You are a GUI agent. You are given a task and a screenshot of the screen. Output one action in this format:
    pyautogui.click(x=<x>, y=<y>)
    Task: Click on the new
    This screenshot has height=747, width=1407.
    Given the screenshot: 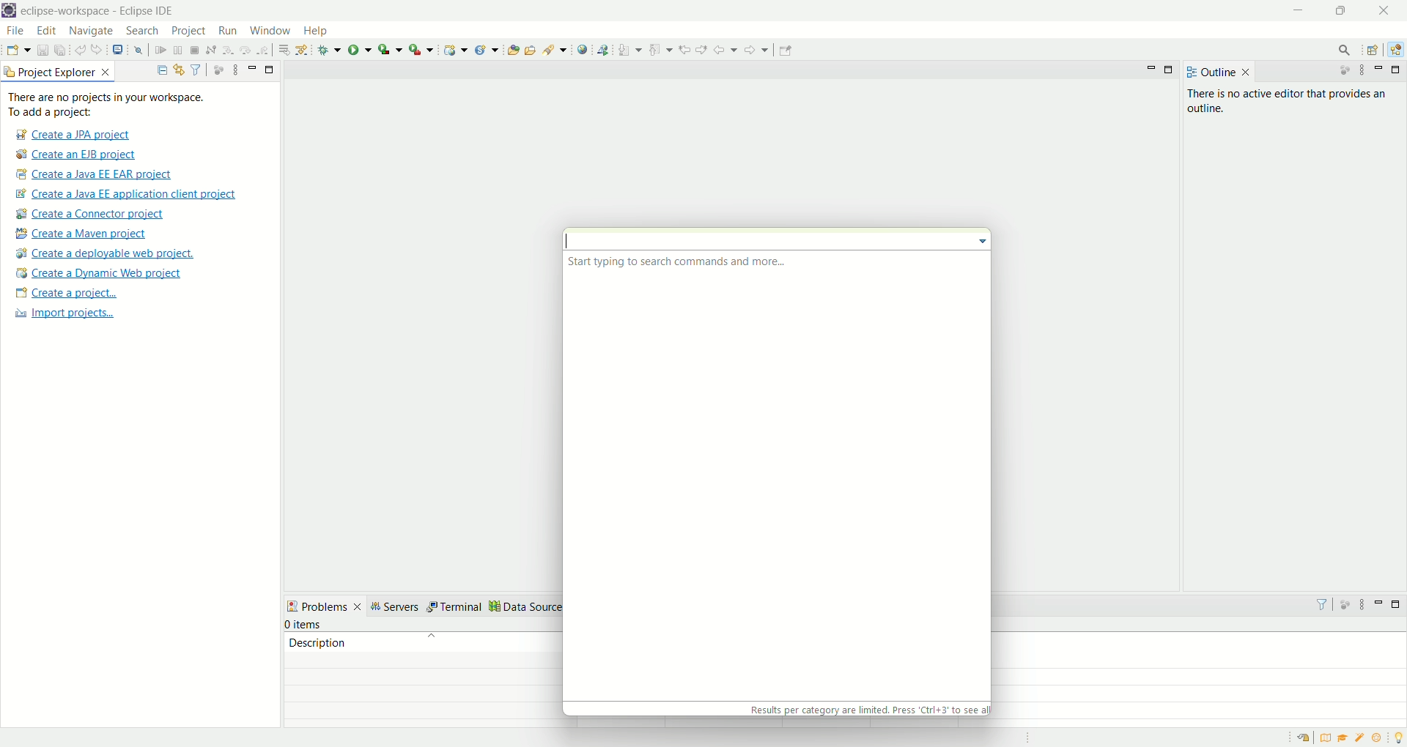 What is the action you would take?
    pyautogui.click(x=17, y=50)
    